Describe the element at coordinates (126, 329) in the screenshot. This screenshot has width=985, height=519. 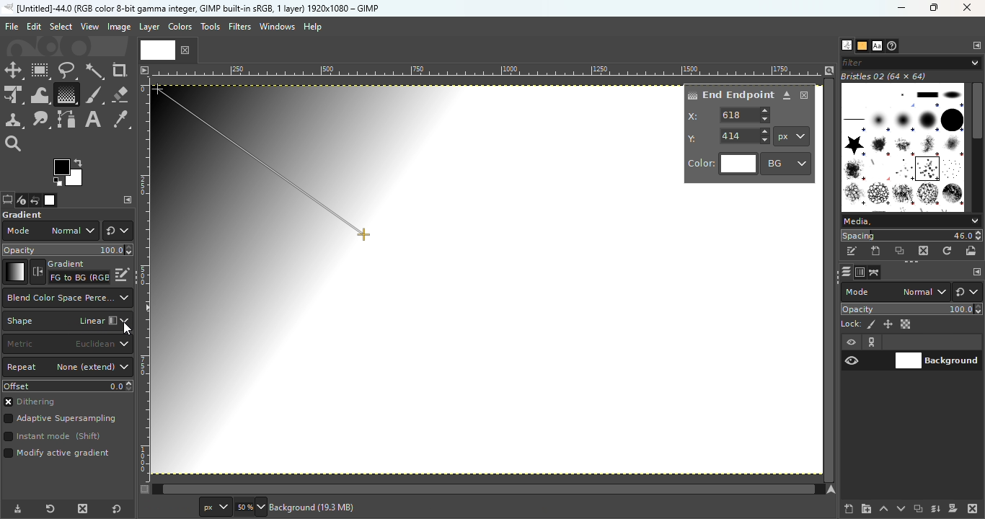
I see `Cursor` at that location.